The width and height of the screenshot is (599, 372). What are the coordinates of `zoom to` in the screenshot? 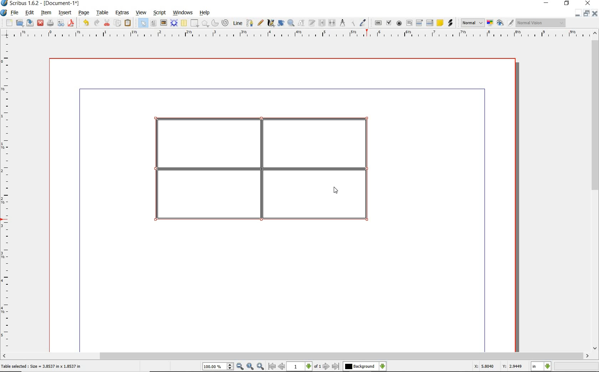 It's located at (250, 367).